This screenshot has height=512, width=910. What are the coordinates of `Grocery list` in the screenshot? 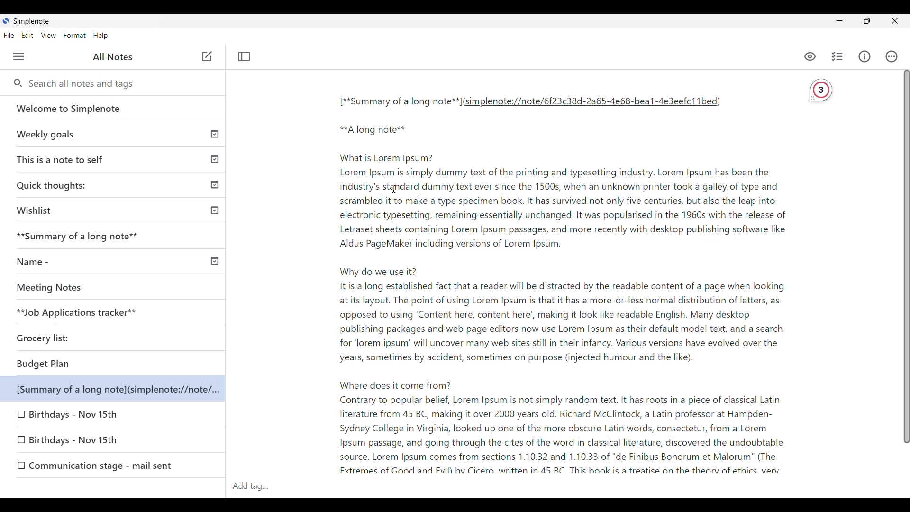 It's located at (57, 336).